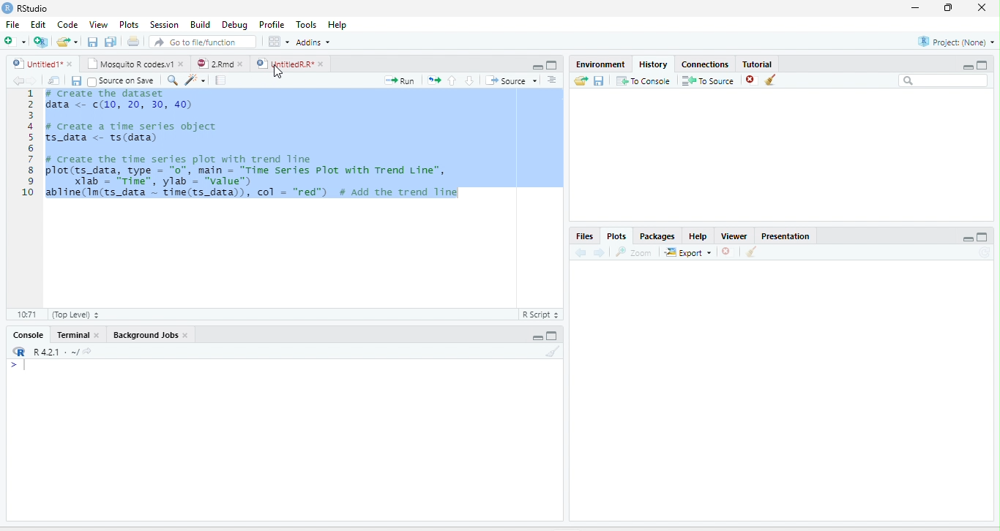  What do you see at coordinates (173, 80) in the screenshot?
I see `Find/Replace` at bounding box center [173, 80].